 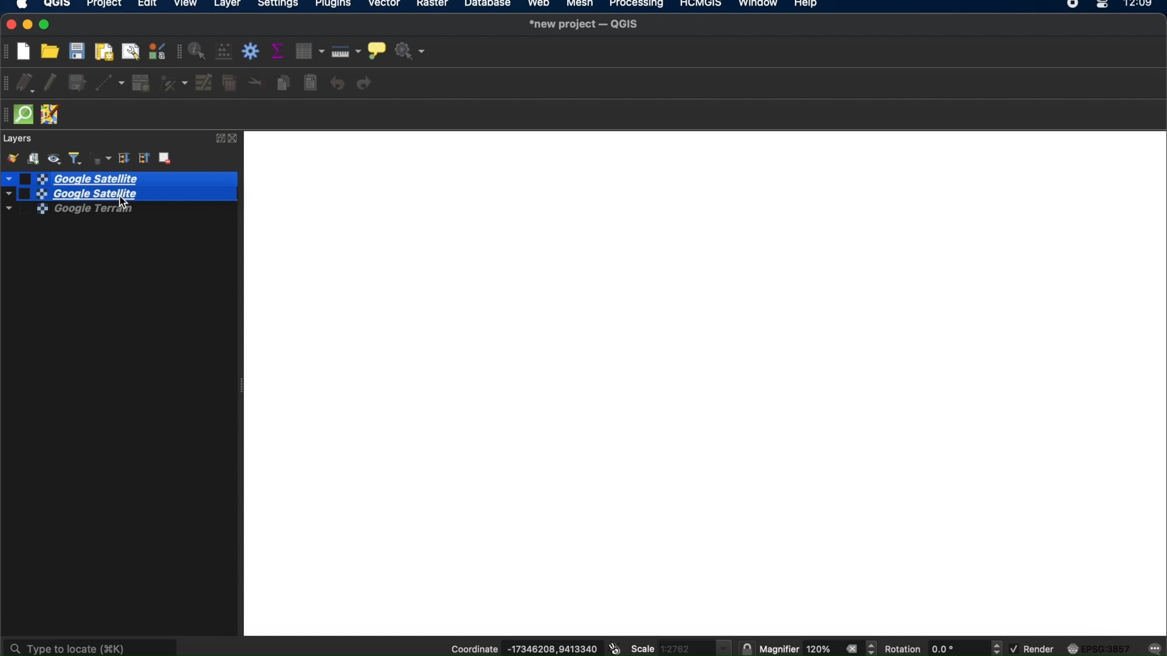 What do you see at coordinates (1143, 5) in the screenshot?
I see `12.09` at bounding box center [1143, 5].